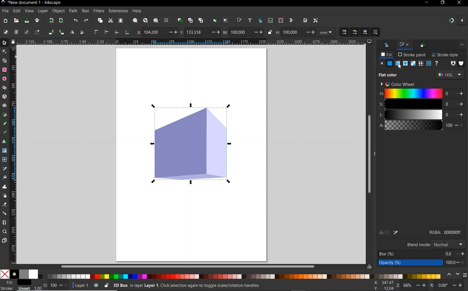 This screenshot has width=468, height=291. I want to click on increase/decrease buttons, so click(460, 110).